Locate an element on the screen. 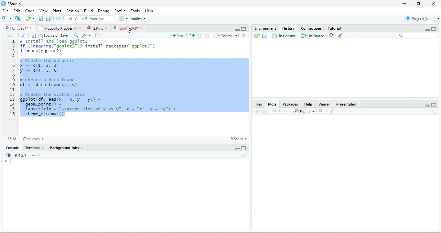 The width and height of the screenshot is (441, 233). Source is located at coordinates (225, 35).